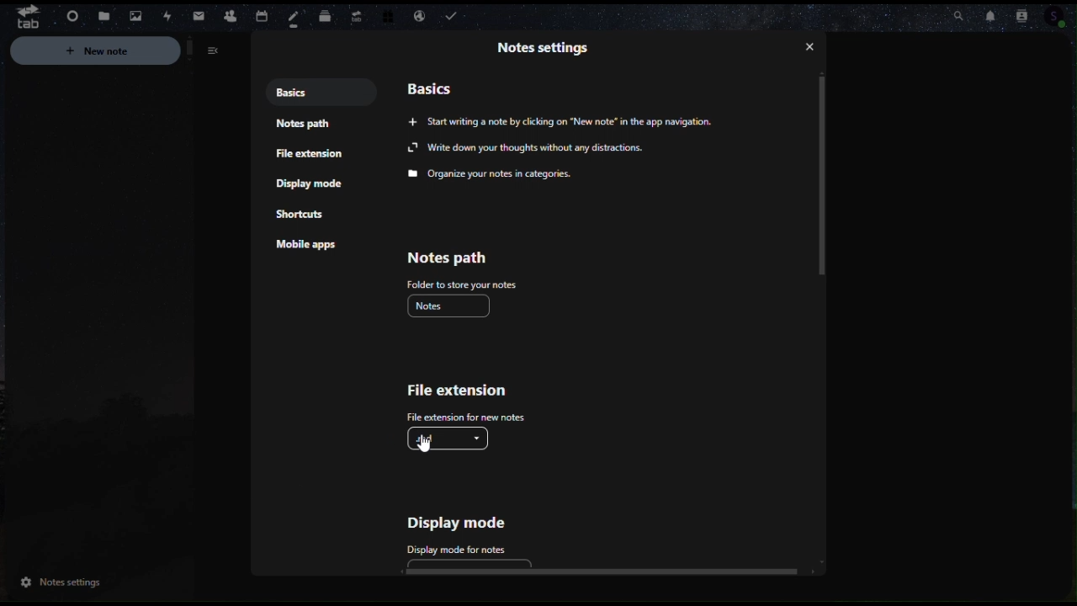 This screenshot has height=606, width=1077. I want to click on Writing a note, so click(578, 123).